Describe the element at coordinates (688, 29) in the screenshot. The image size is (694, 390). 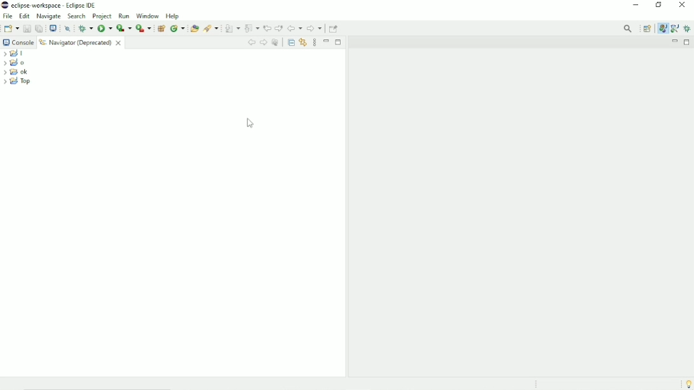
I see `Debug` at that location.